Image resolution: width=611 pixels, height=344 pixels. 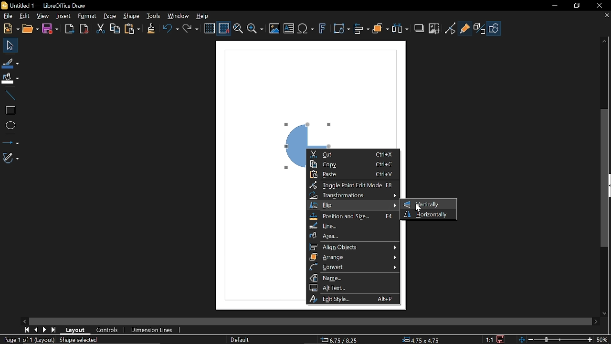 What do you see at coordinates (465, 28) in the screenshot?
I see `Glue` at bounding box center [465, 28].